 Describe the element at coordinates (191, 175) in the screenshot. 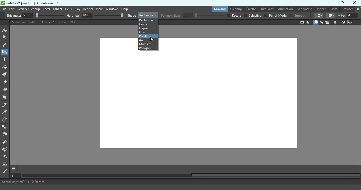

I see `Horizontal scroll bar` at that location.